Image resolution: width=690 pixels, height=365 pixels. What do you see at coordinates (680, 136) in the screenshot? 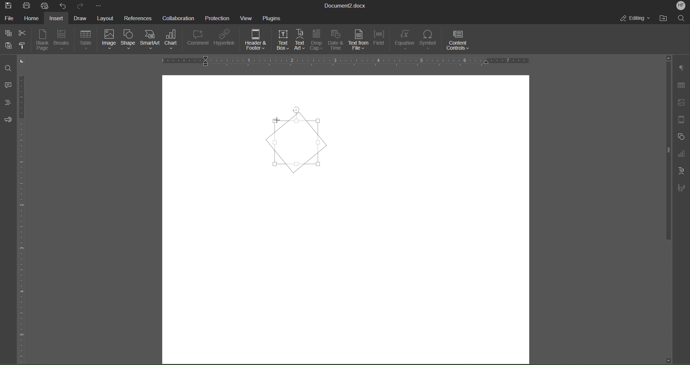
I see `Shape Settings` at bounding box center [680, 136].